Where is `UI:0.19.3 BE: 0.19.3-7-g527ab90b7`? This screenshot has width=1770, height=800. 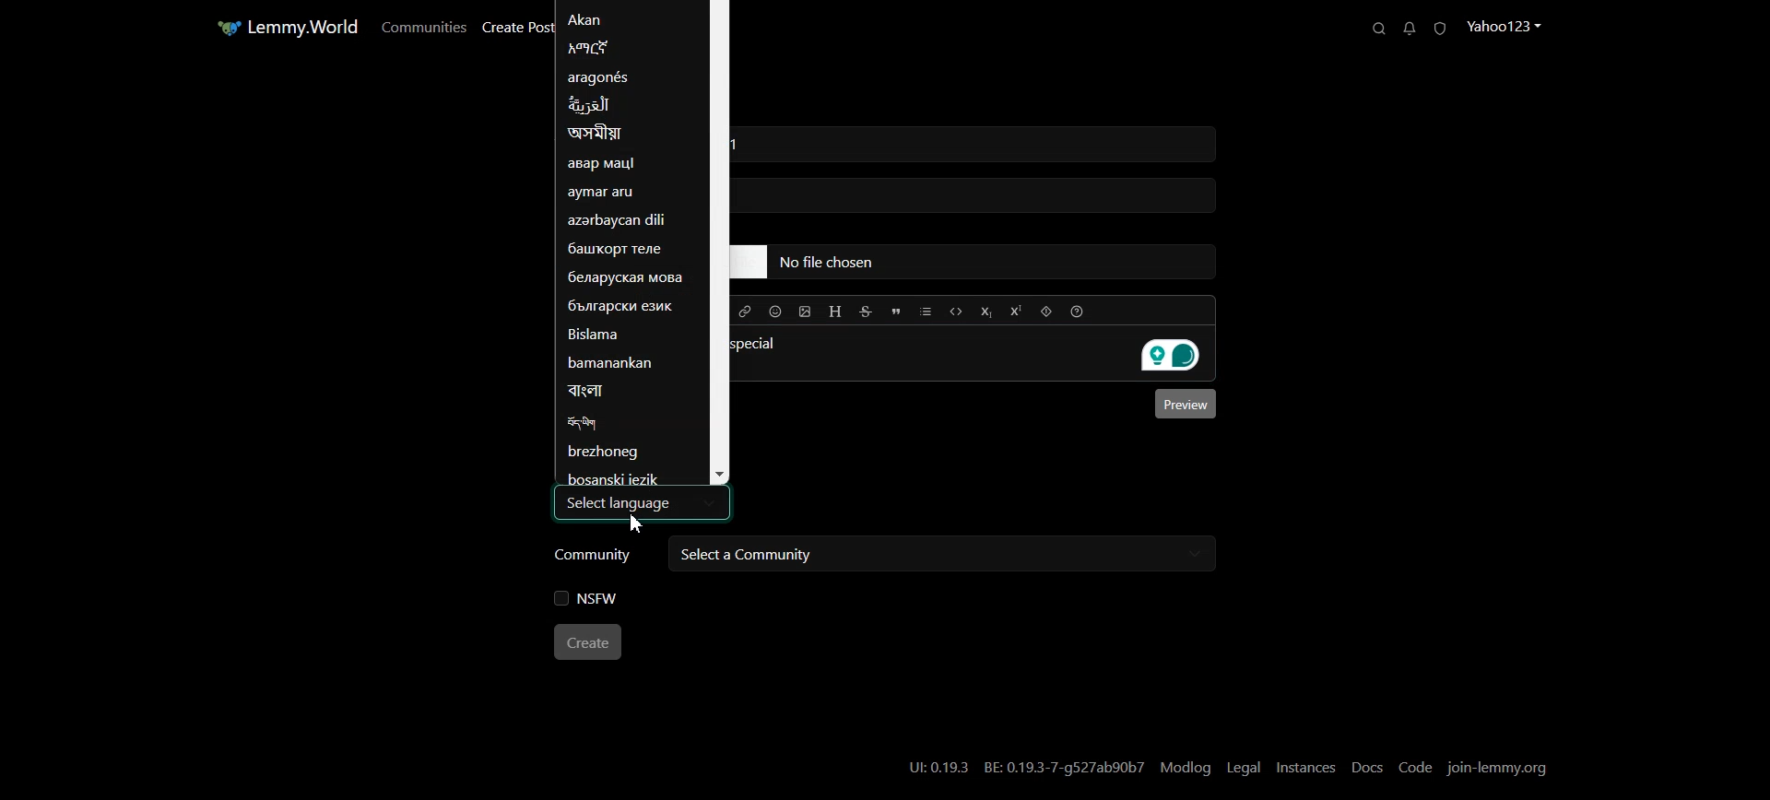 UI:0.19.3 BE: 0.19.3-7-g527ab90b7 is located at coordinates (1024, 767).